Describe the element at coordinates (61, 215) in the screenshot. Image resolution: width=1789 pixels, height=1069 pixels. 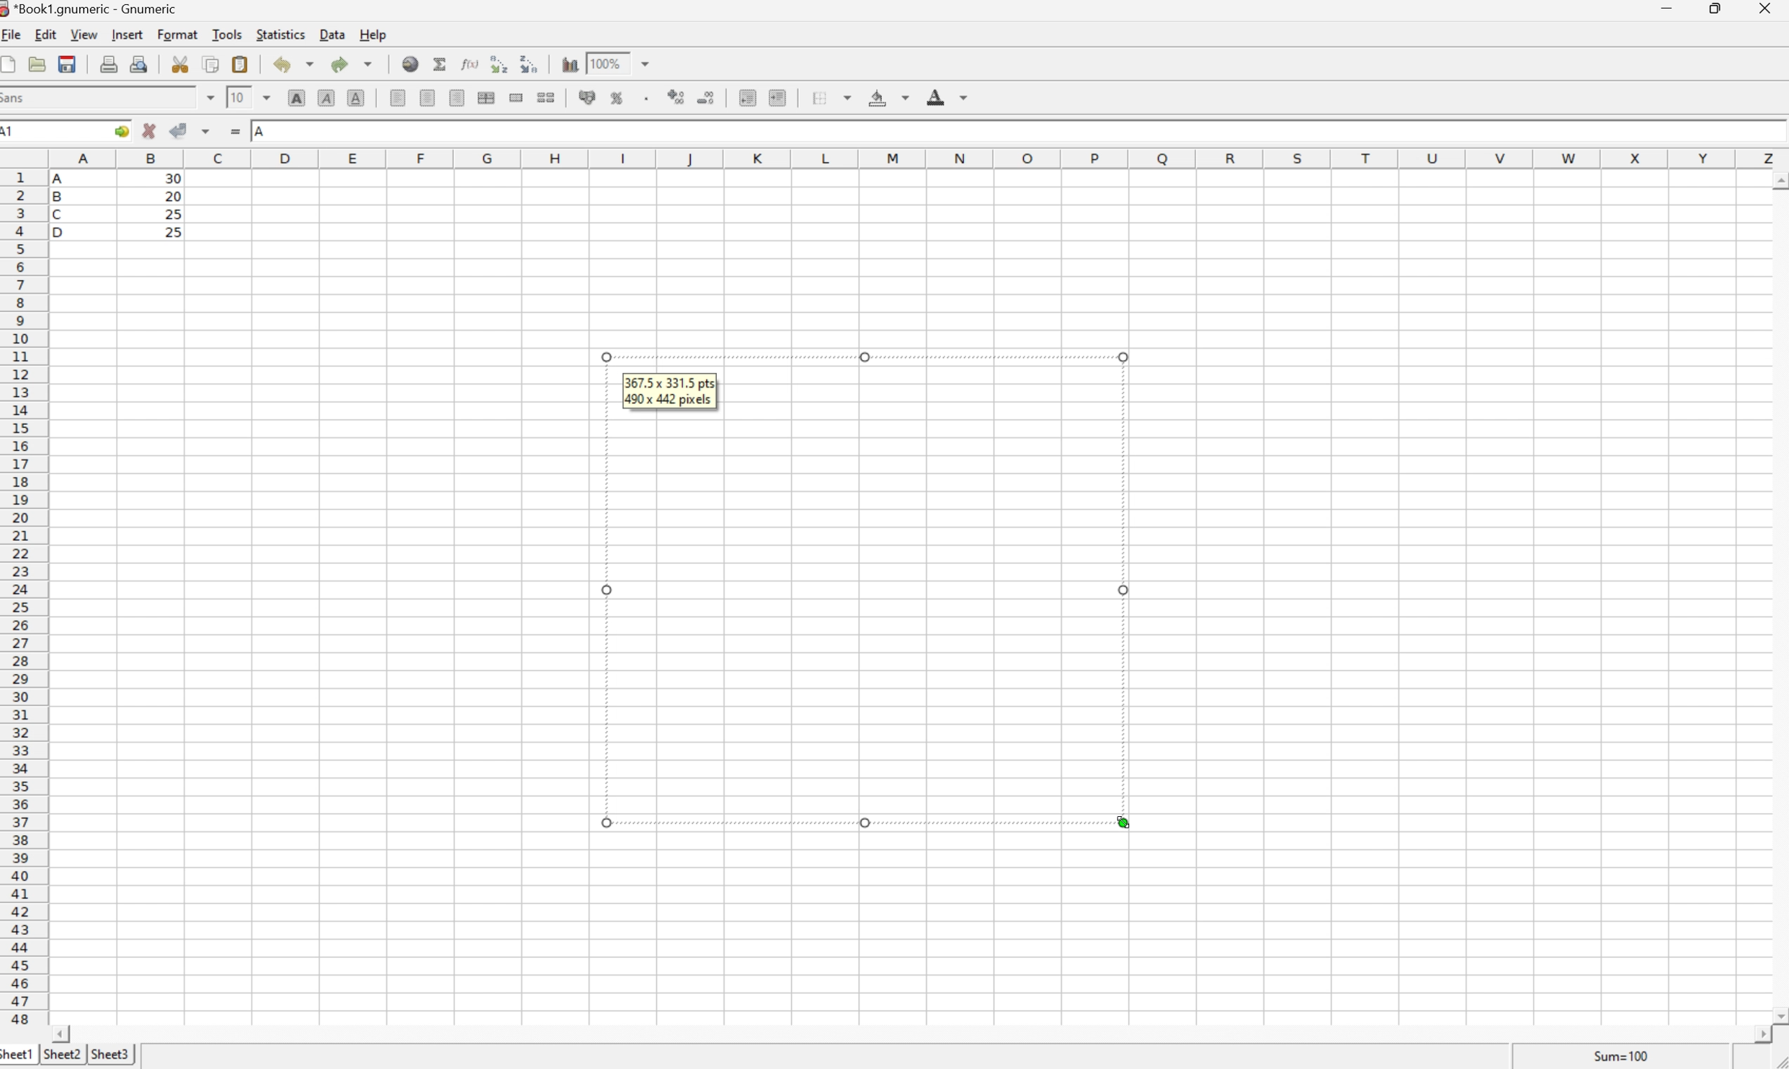
I see `C` at that location.